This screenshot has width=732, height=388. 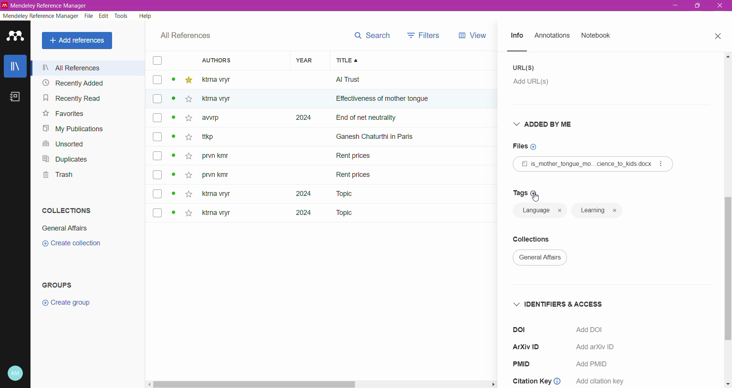 I want to click on Click to add URL(s), so click(x=536, y=84).